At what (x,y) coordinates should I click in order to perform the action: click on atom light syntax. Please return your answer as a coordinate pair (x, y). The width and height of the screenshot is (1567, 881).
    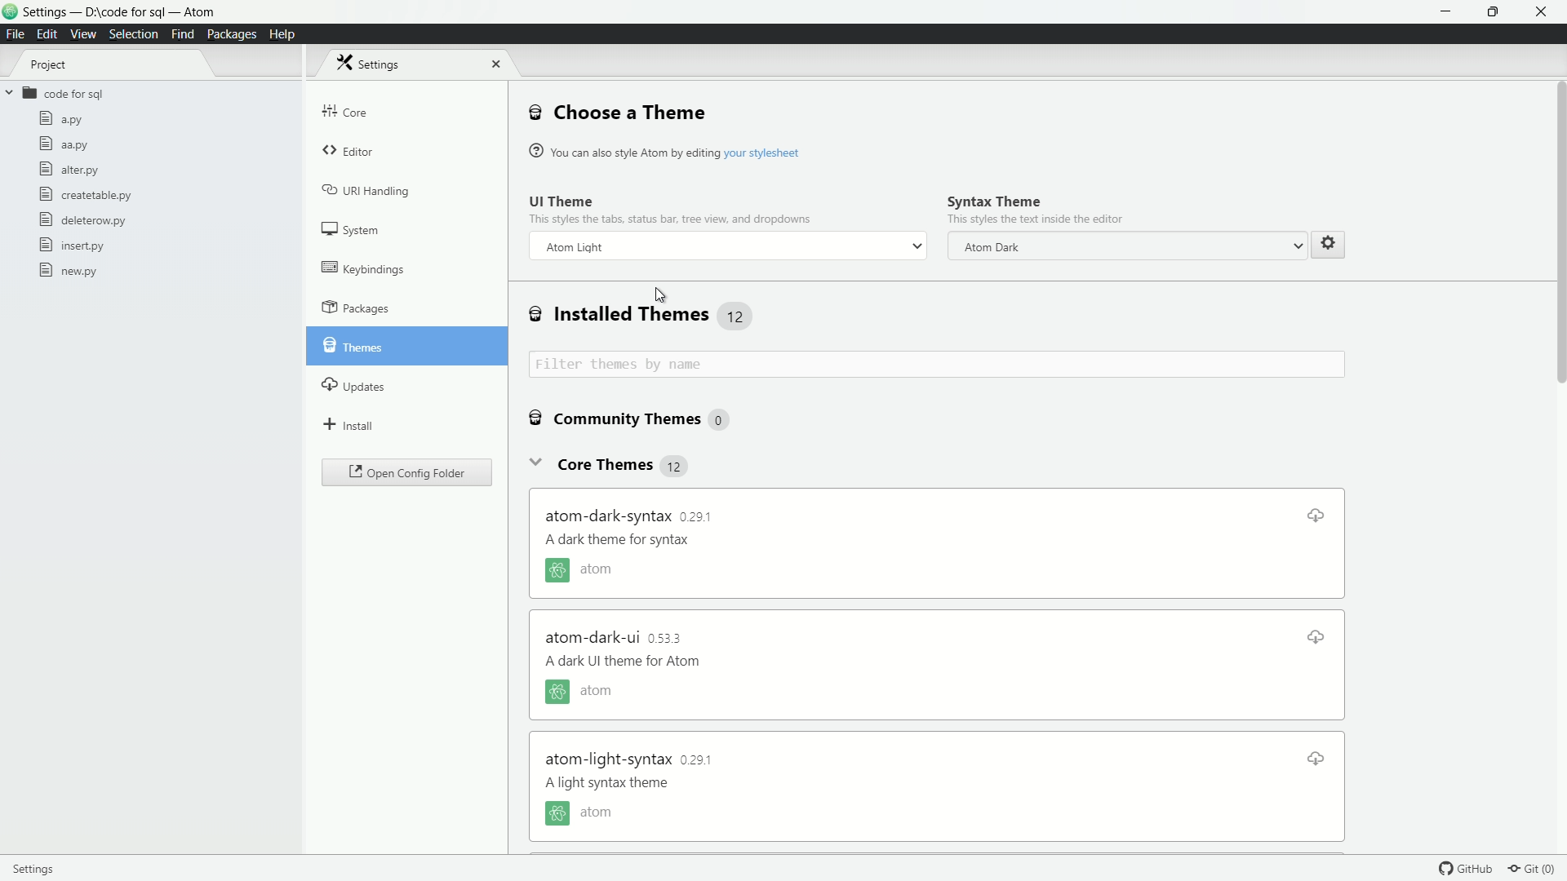
    Looking at the image, I should click on (630, 758).